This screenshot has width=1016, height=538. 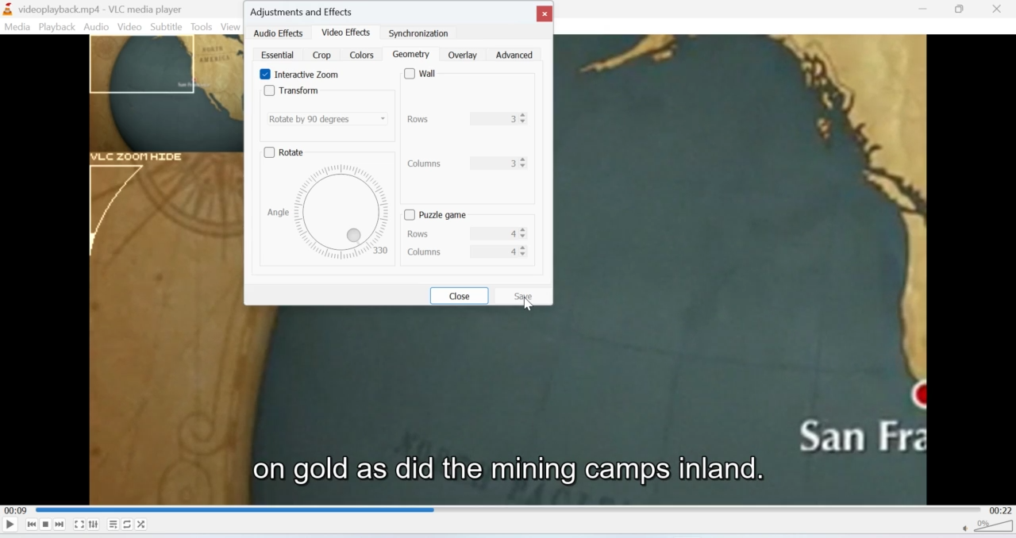 I want to click on Stop, so click(x=46, y=525).